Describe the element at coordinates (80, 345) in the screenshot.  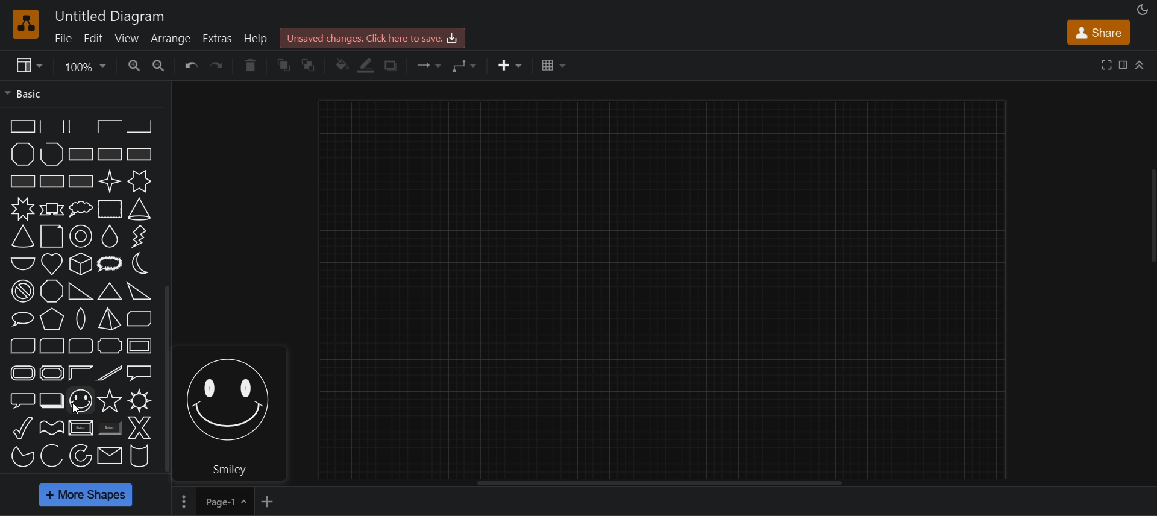
I see `rounded rectangle (three corners)` at that location.